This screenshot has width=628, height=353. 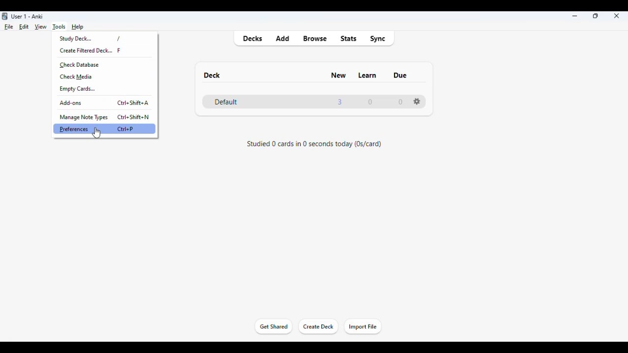 I want to click on studied 0 cards in 0 seconds today (0s/card), so click(x=315, y=144).